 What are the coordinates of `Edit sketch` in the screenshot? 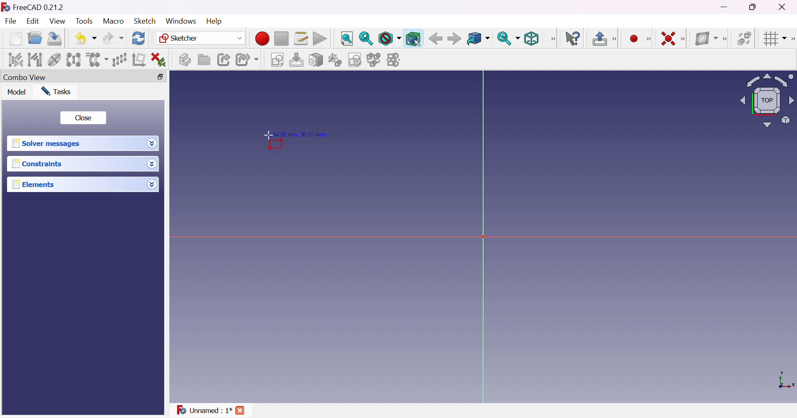 It's located at (296, 60).